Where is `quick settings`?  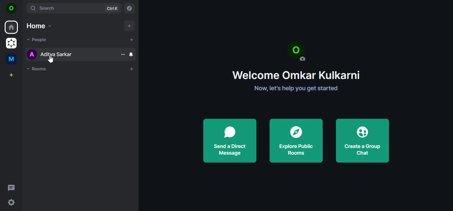 quick settings is located at coordinates (12, 203).